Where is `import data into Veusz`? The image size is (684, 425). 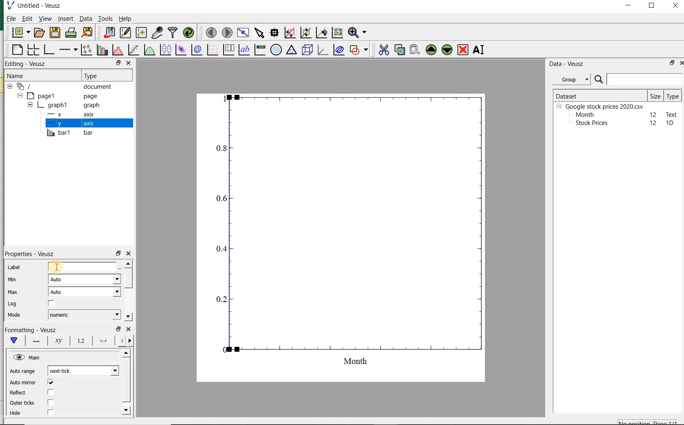 import data into Veusz is located at coordinates (107, 33).